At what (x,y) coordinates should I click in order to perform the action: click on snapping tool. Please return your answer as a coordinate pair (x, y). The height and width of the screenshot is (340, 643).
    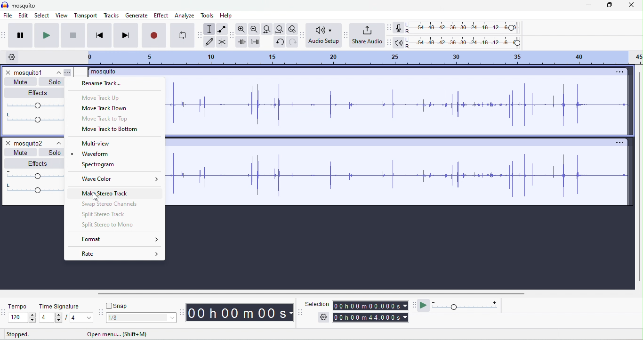
    Looking at the image, I should click on (101, 312).